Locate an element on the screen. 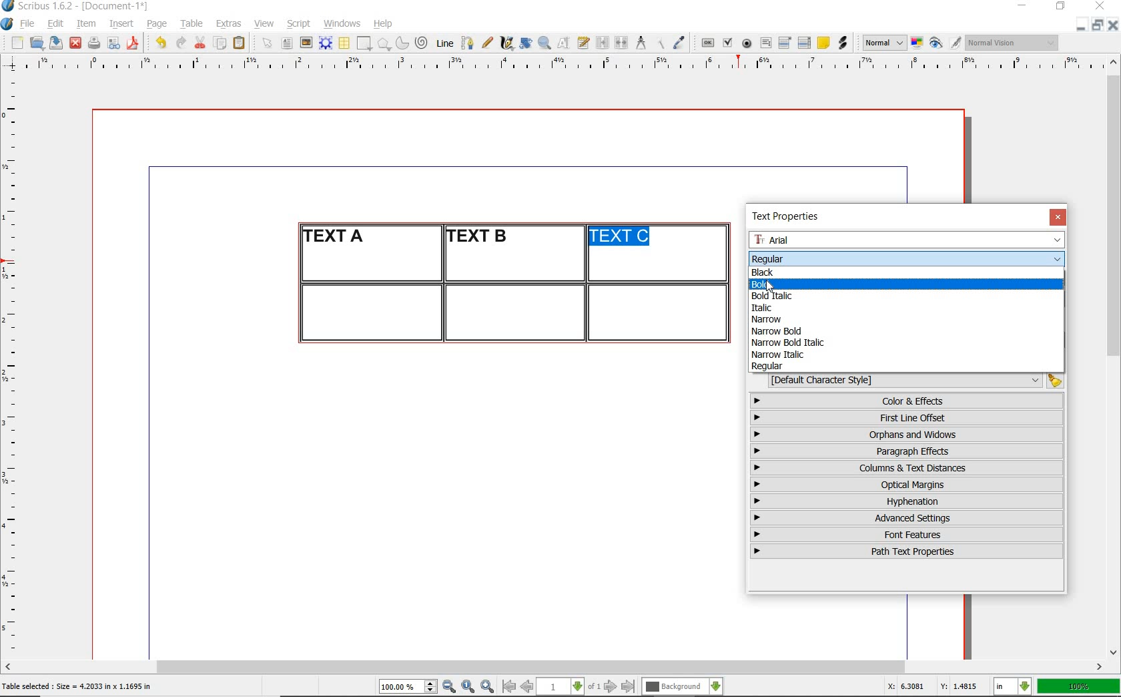 The width and height of the screenshot is (1121, 697). render frame is located at coordinates (326, 43).